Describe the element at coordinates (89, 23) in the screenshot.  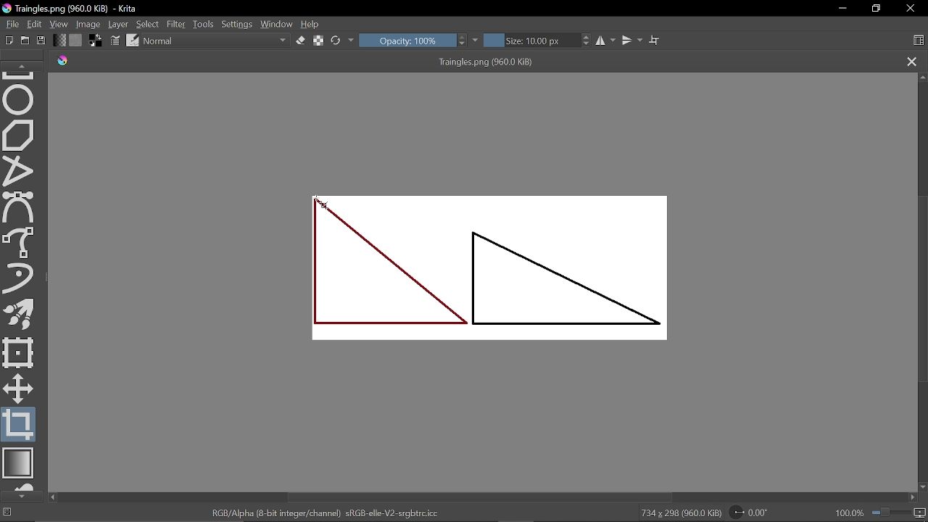
I see `Image` at that location.